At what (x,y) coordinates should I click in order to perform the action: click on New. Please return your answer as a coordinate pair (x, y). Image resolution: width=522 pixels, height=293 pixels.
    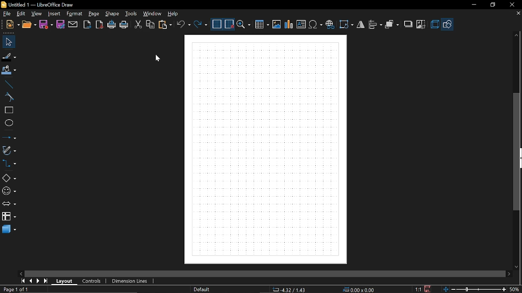
    Looking at the image, I should click on (12, 25).